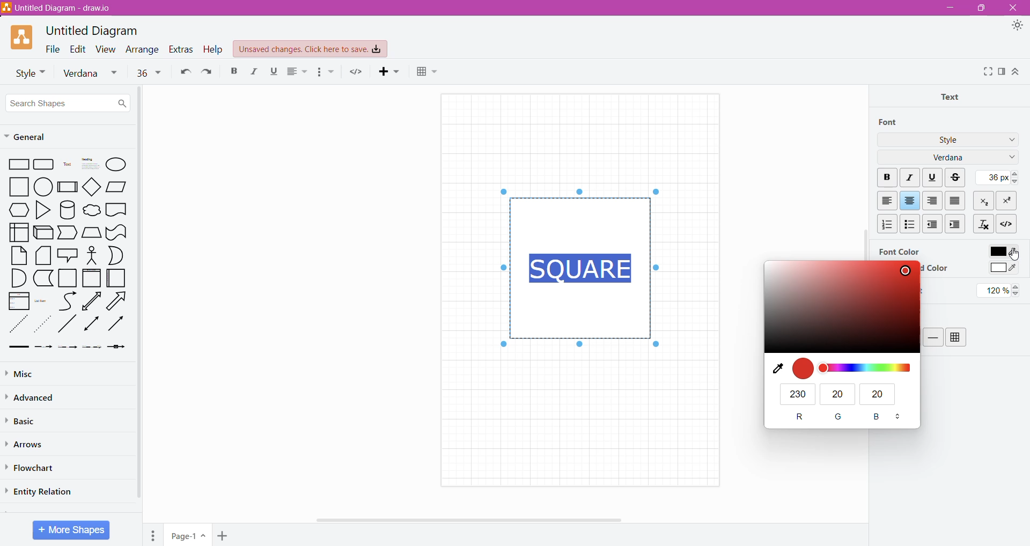  What do you see at coordinates (841, 307) in the screenshot?
I see `color` at bounding box center [841, 307].